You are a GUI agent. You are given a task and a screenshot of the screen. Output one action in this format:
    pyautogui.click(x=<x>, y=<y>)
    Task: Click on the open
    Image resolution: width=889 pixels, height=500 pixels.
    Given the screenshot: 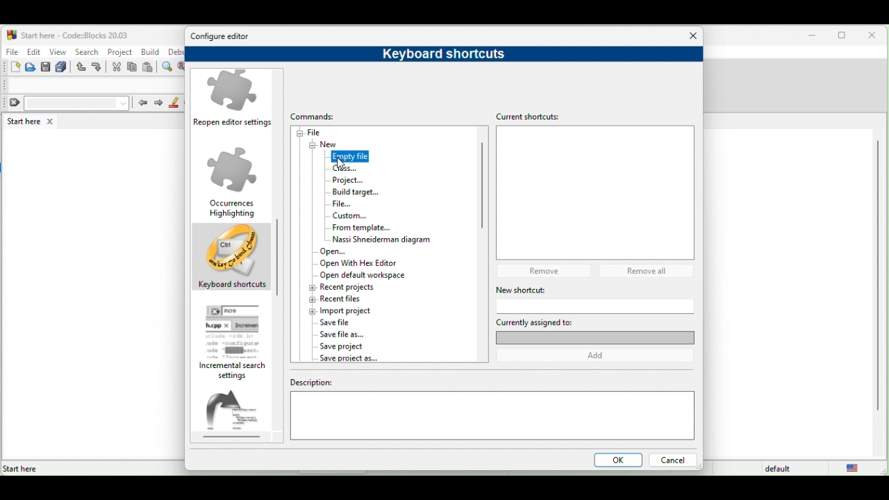 What is the action you would take?
    pyautogui.click(x=31, y=67)
    